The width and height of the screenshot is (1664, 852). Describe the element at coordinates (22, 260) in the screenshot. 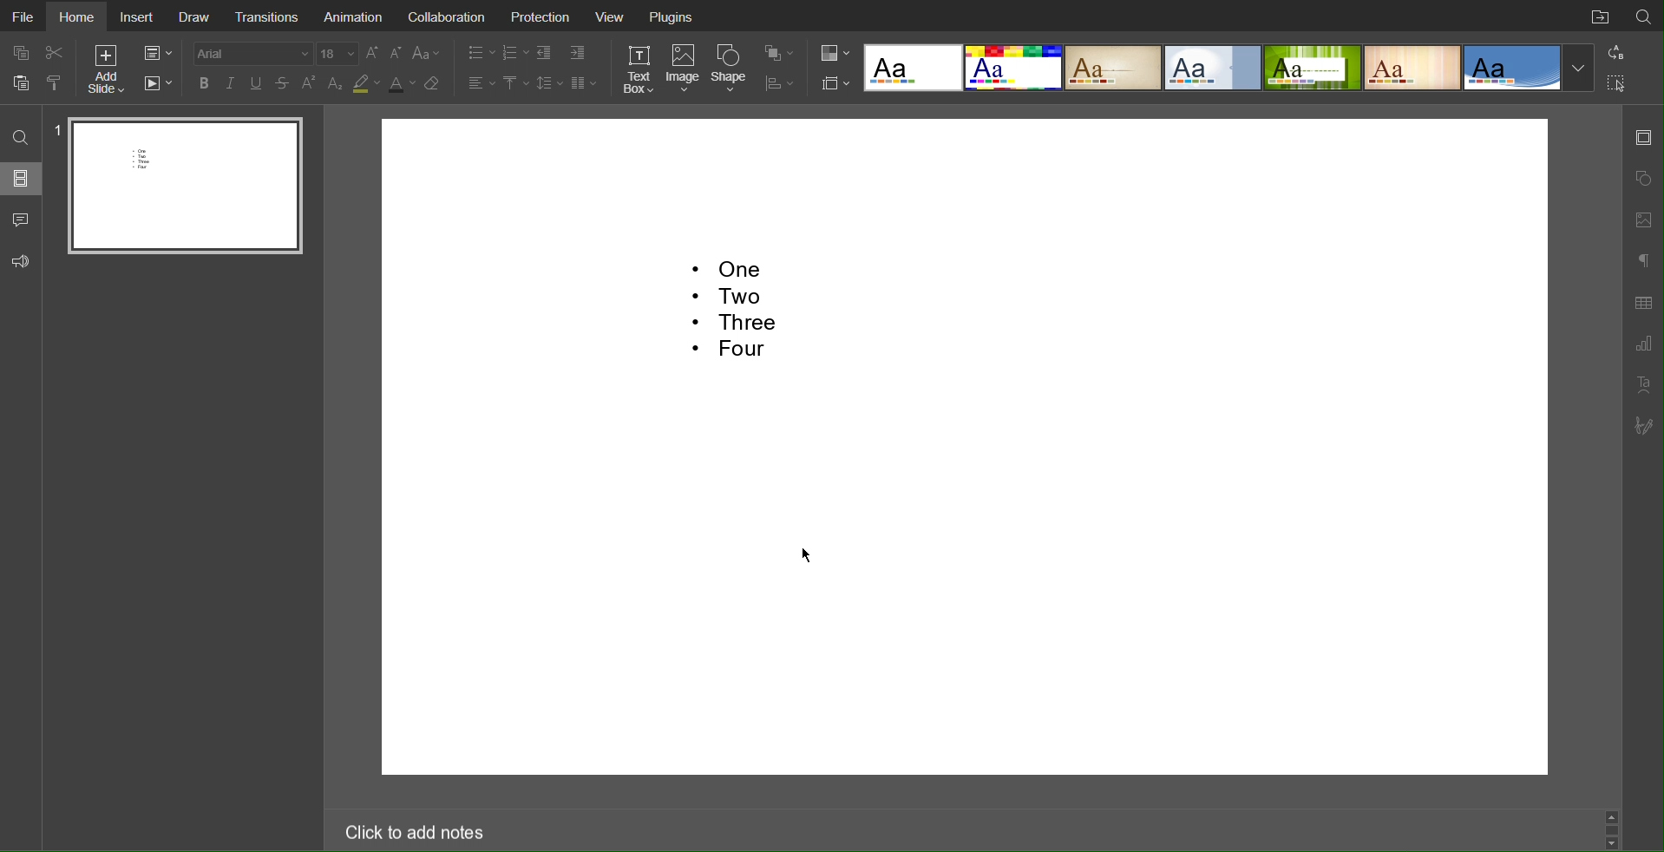

I see `Feedback and Support` at that location.